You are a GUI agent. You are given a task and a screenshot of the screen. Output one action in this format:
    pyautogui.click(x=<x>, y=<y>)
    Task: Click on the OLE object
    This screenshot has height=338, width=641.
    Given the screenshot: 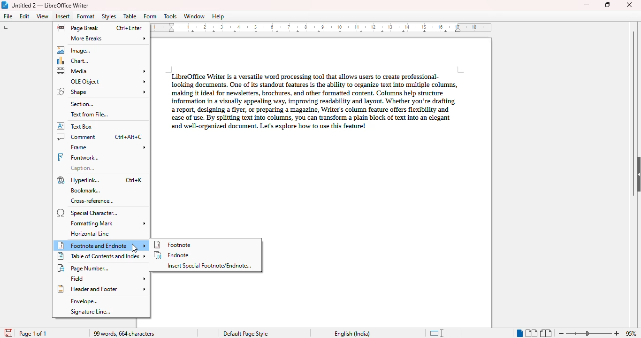 What is the action you would take?
    pyautogui.click(x=107, y=82)
    